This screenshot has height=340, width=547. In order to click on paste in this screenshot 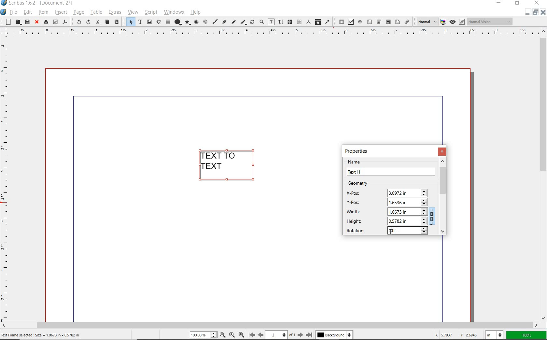, I will do `click(117, 22)`.